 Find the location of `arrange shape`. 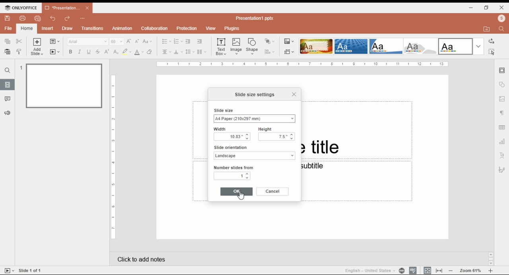

arrange shape is located at coordinates (269, 41).